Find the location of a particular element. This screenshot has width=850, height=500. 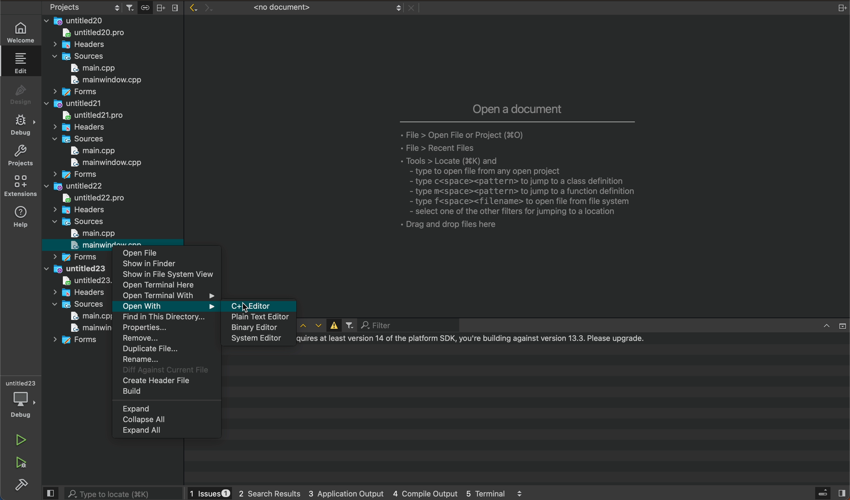

selected is located at coordinates (264, 304).